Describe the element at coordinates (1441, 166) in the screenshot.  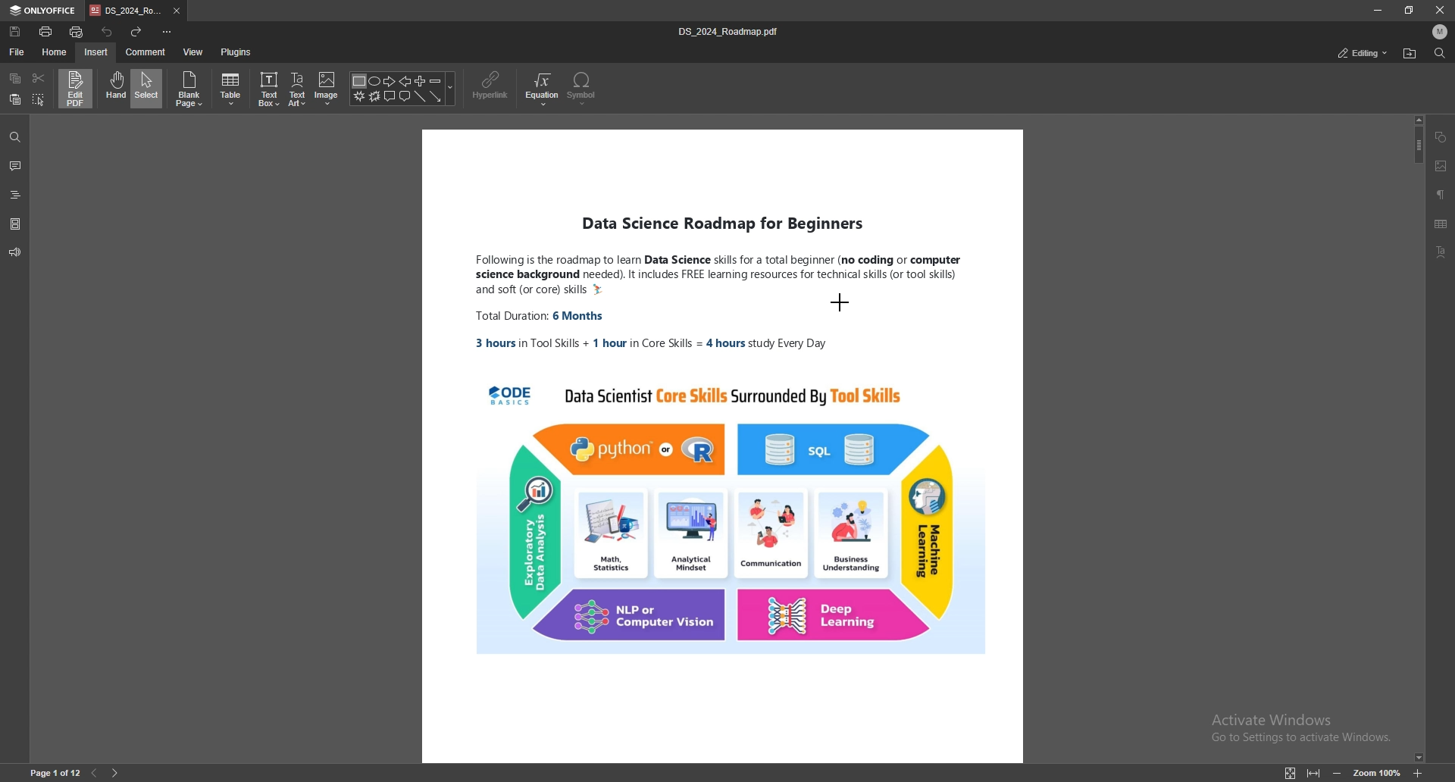
I see `image` at that location.